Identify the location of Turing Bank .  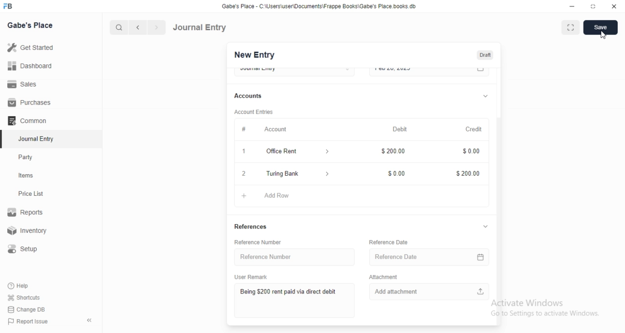
(297, 173).